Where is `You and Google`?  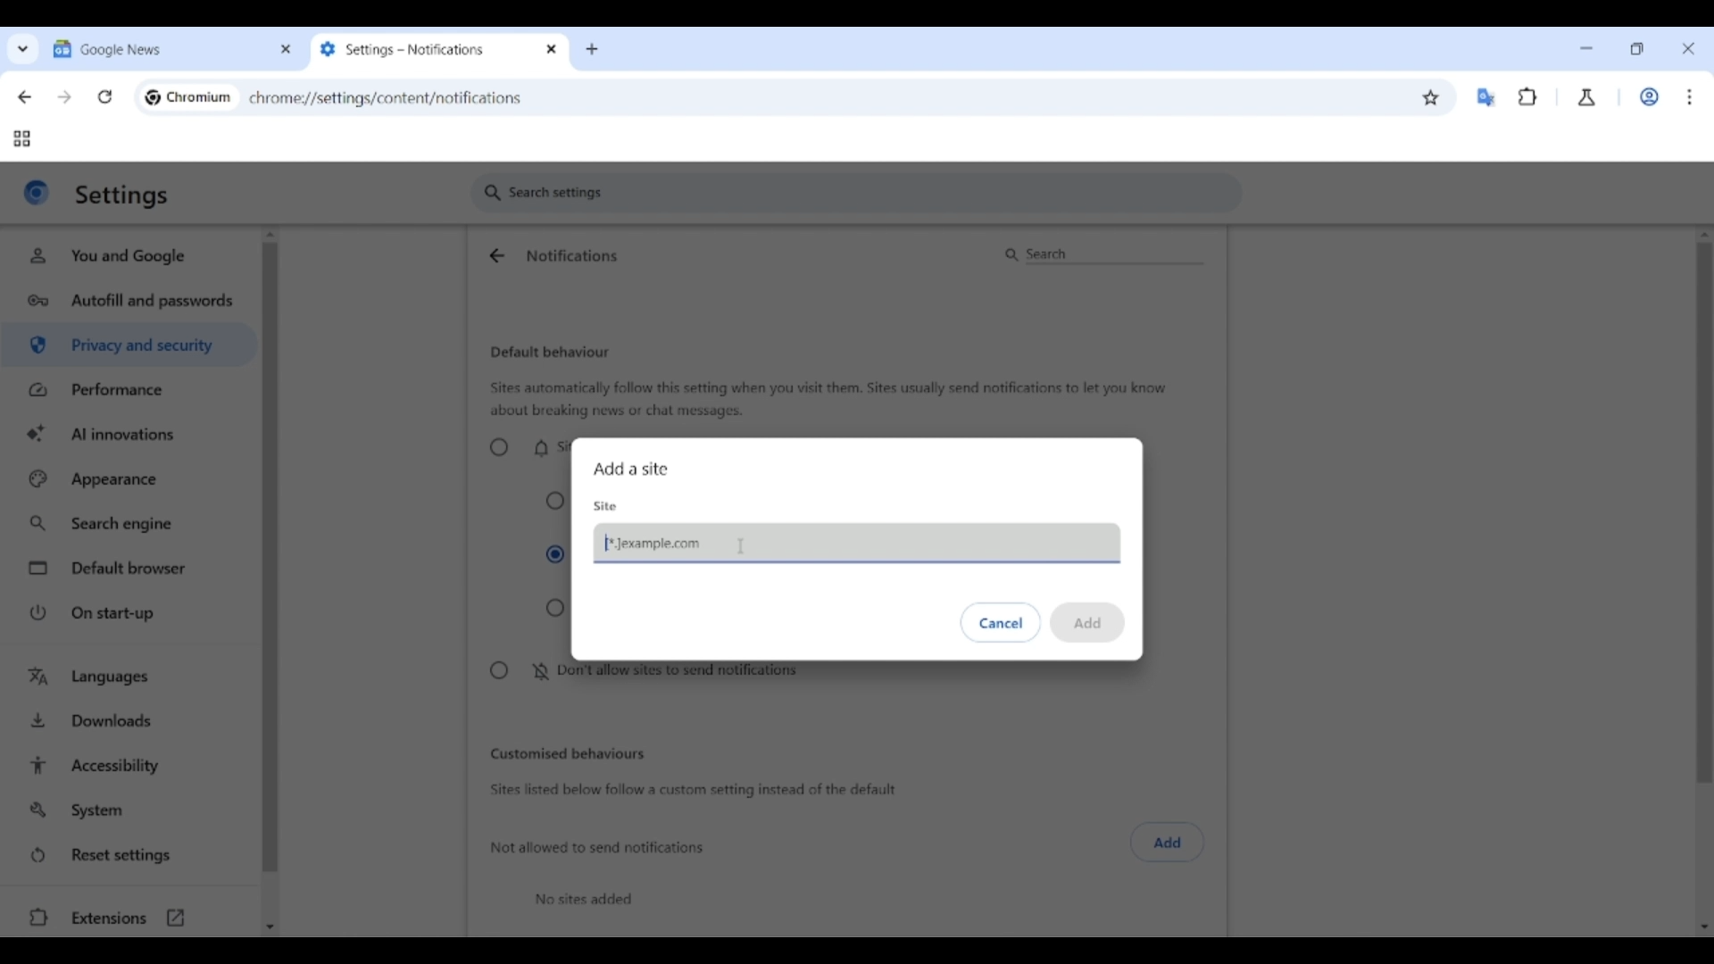 You and Google is located at coordinates (126, 256).